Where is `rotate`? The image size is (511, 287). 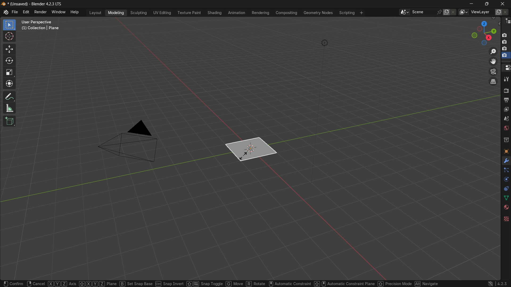
rotate is located at coordinates (10, 61).